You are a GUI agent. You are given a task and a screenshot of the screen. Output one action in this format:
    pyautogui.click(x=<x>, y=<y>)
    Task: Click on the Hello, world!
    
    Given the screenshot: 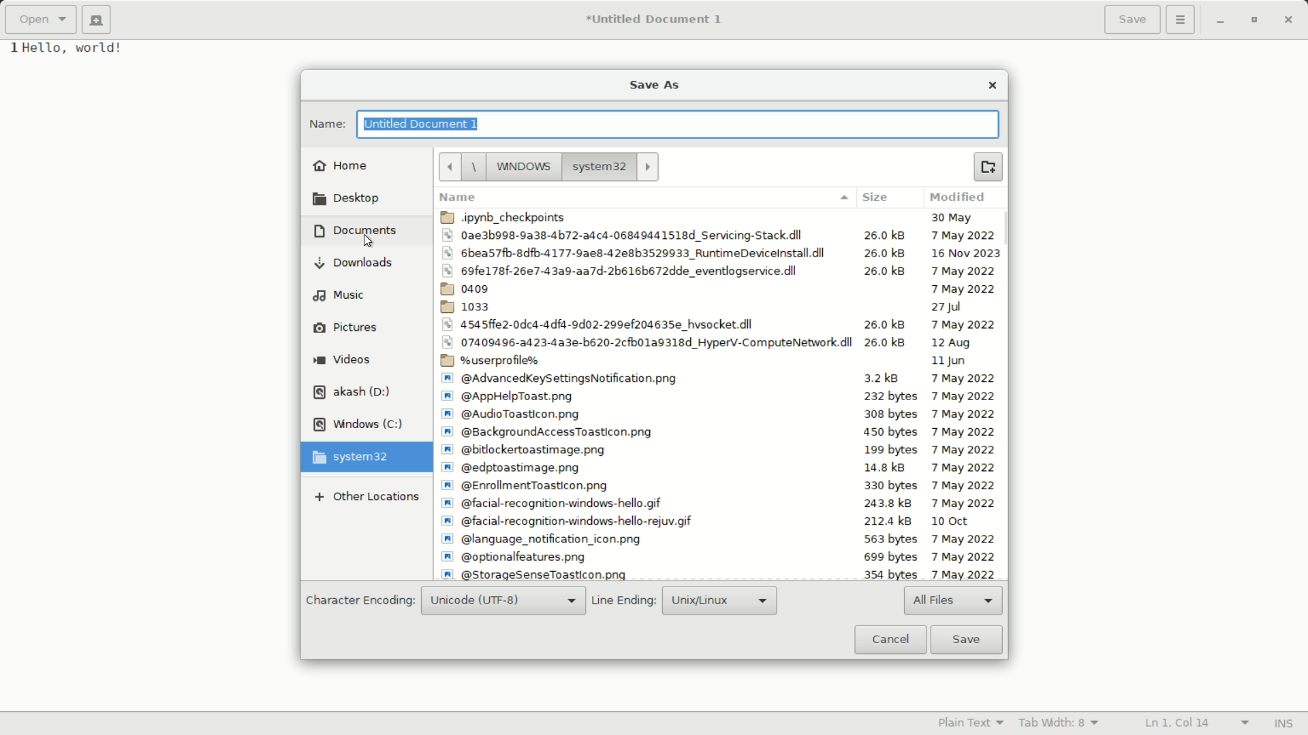 What is the action you would take?
    pyautogui.click(x=85, y=50)
    